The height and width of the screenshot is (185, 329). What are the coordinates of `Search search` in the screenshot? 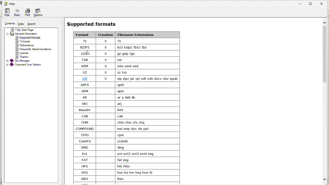 It's located at (34, 24).